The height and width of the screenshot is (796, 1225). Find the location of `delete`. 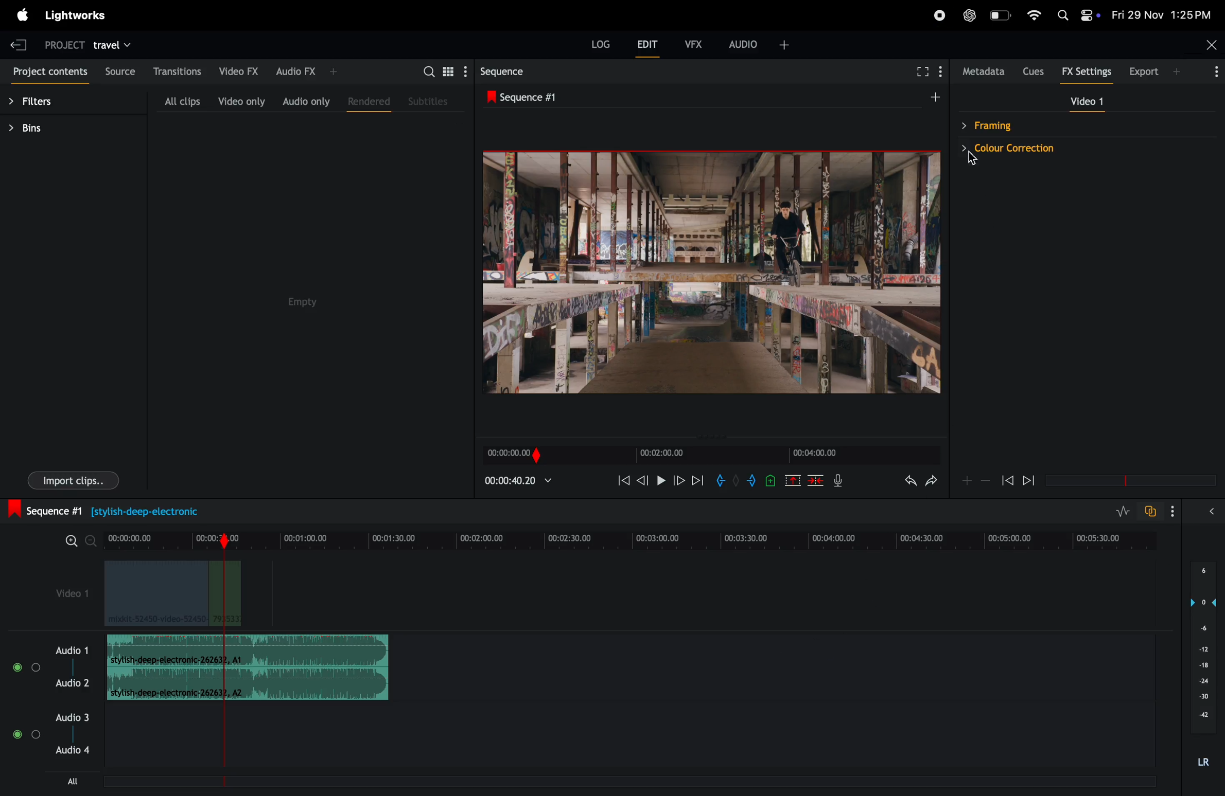

delete is located at coordinates (816, 482).